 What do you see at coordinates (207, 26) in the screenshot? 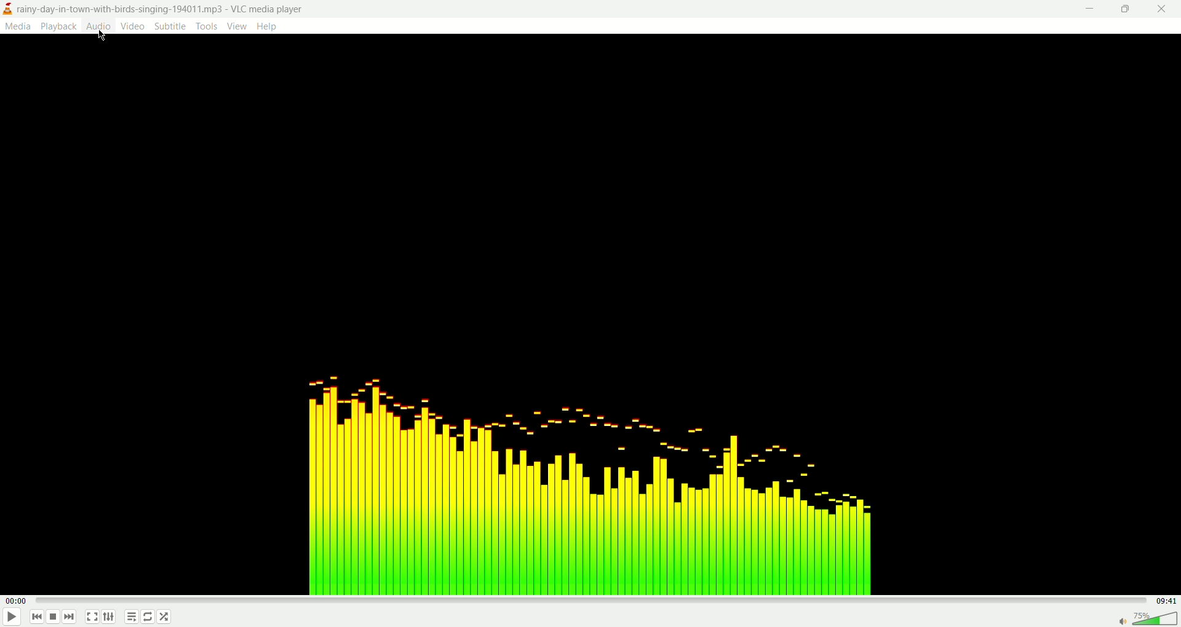
I see `tools` at bounding box center [207, 26].